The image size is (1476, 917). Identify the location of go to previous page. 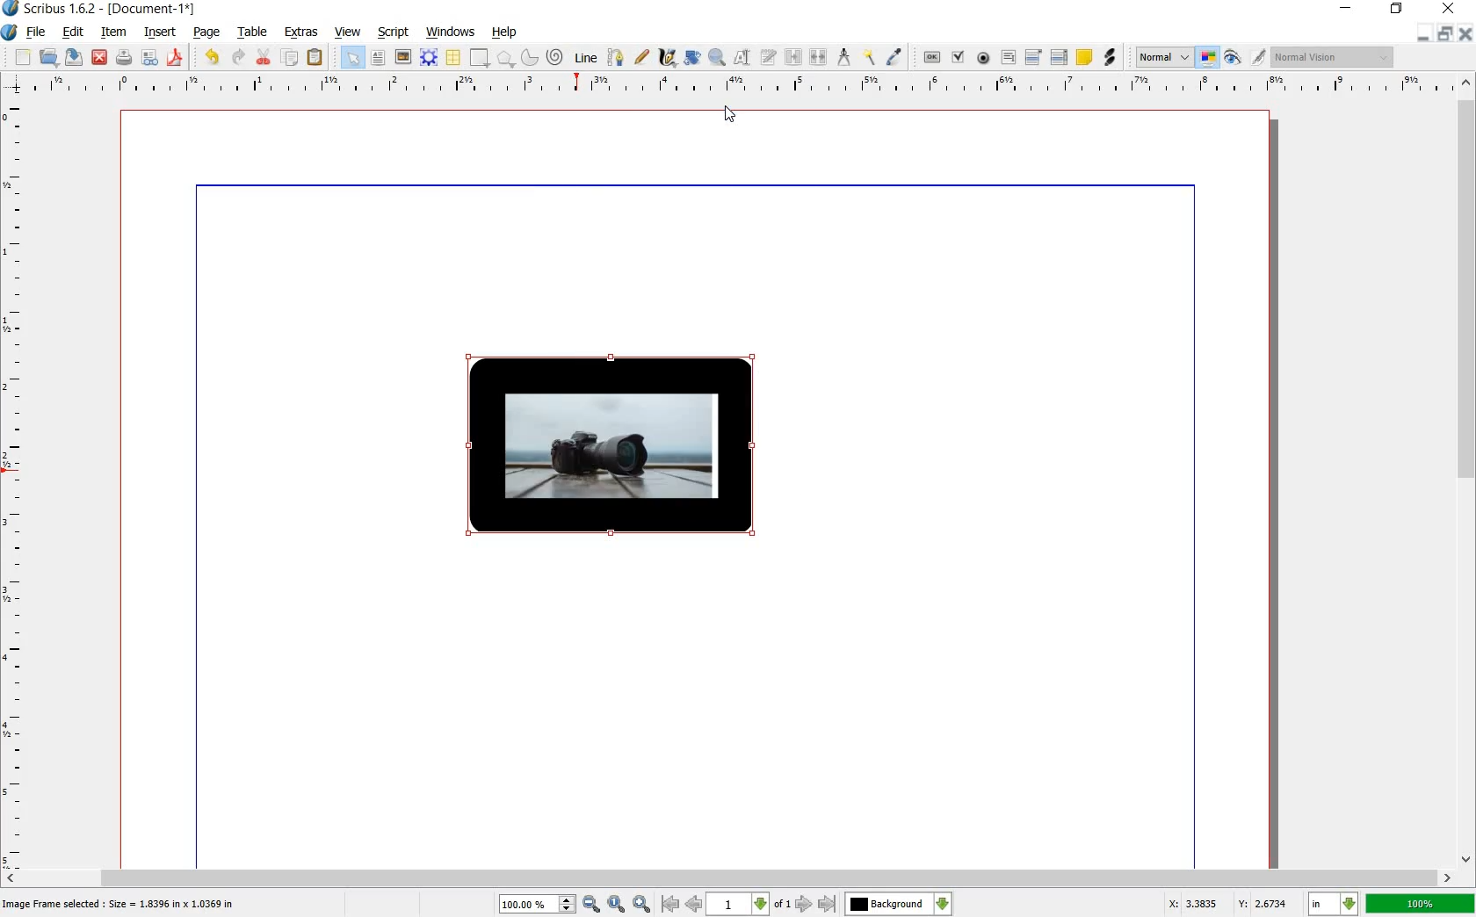
(693, 903).